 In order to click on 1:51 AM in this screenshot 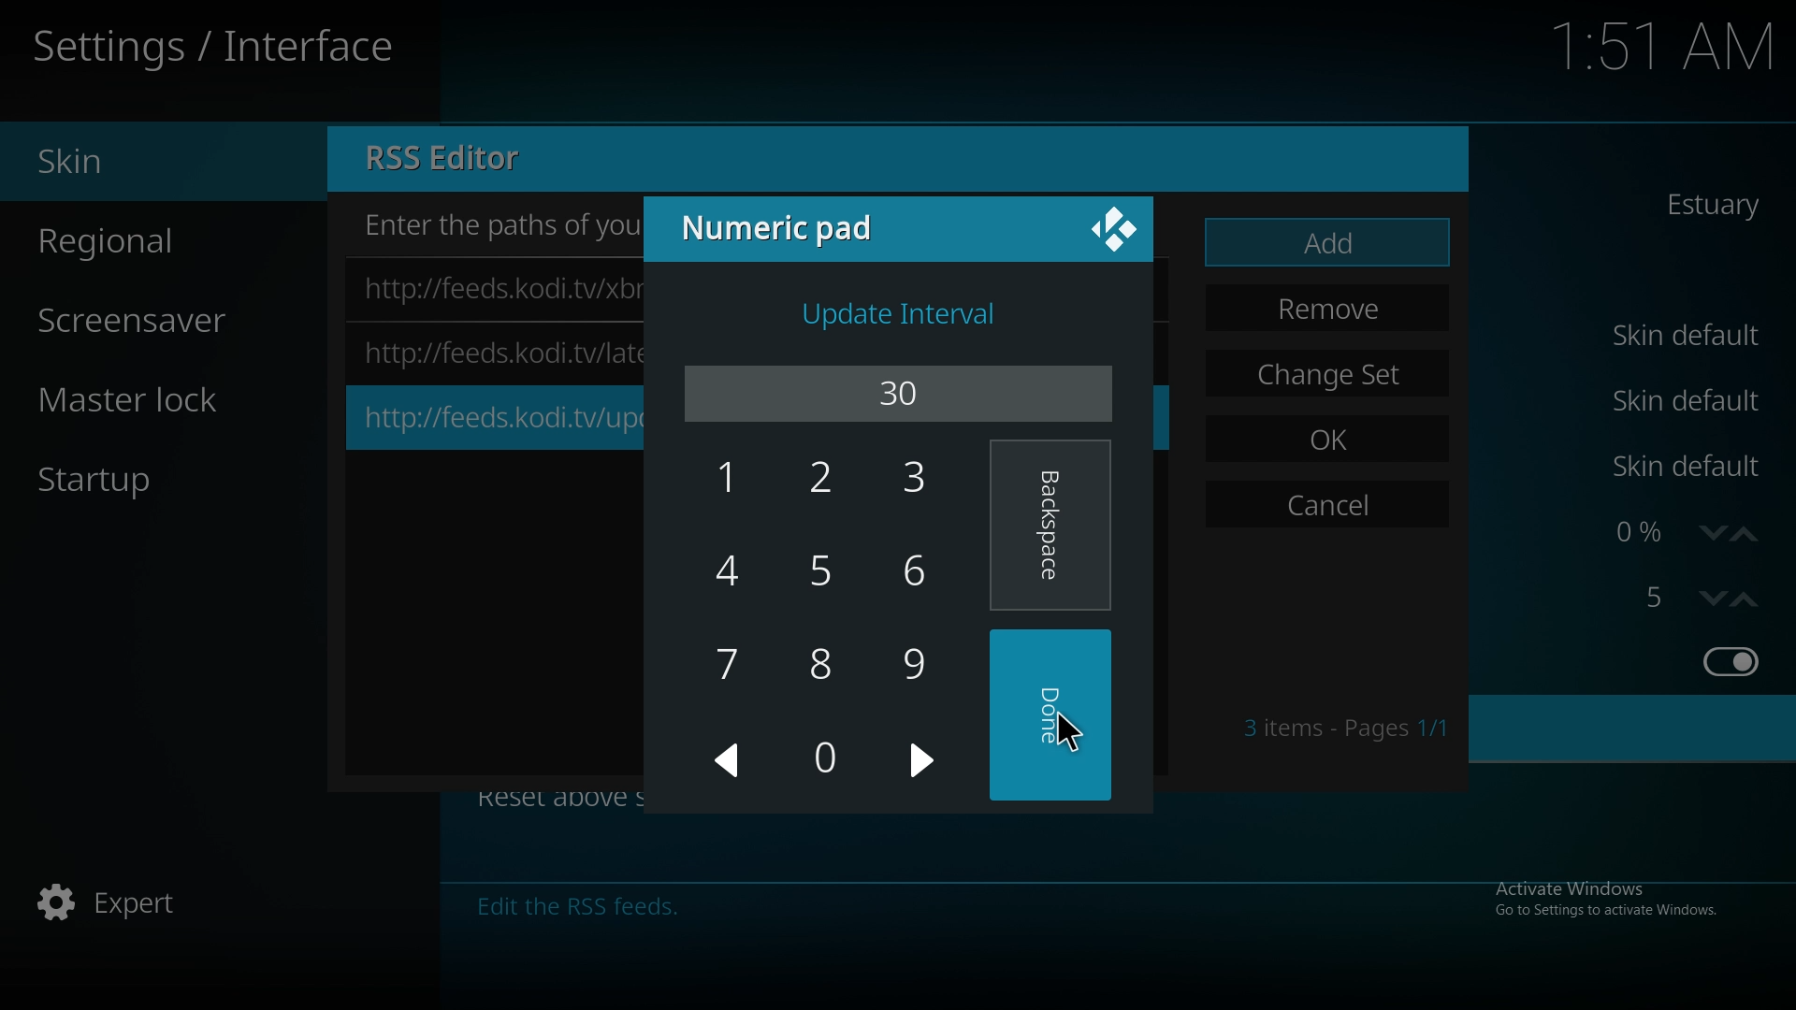, I will do `click(1659, 47)`.